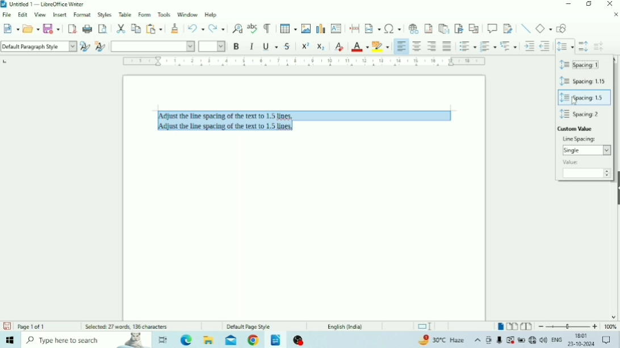  Describe the element at coordinates (525, 28) in the screenshot. I see `Insert Line` at that location.